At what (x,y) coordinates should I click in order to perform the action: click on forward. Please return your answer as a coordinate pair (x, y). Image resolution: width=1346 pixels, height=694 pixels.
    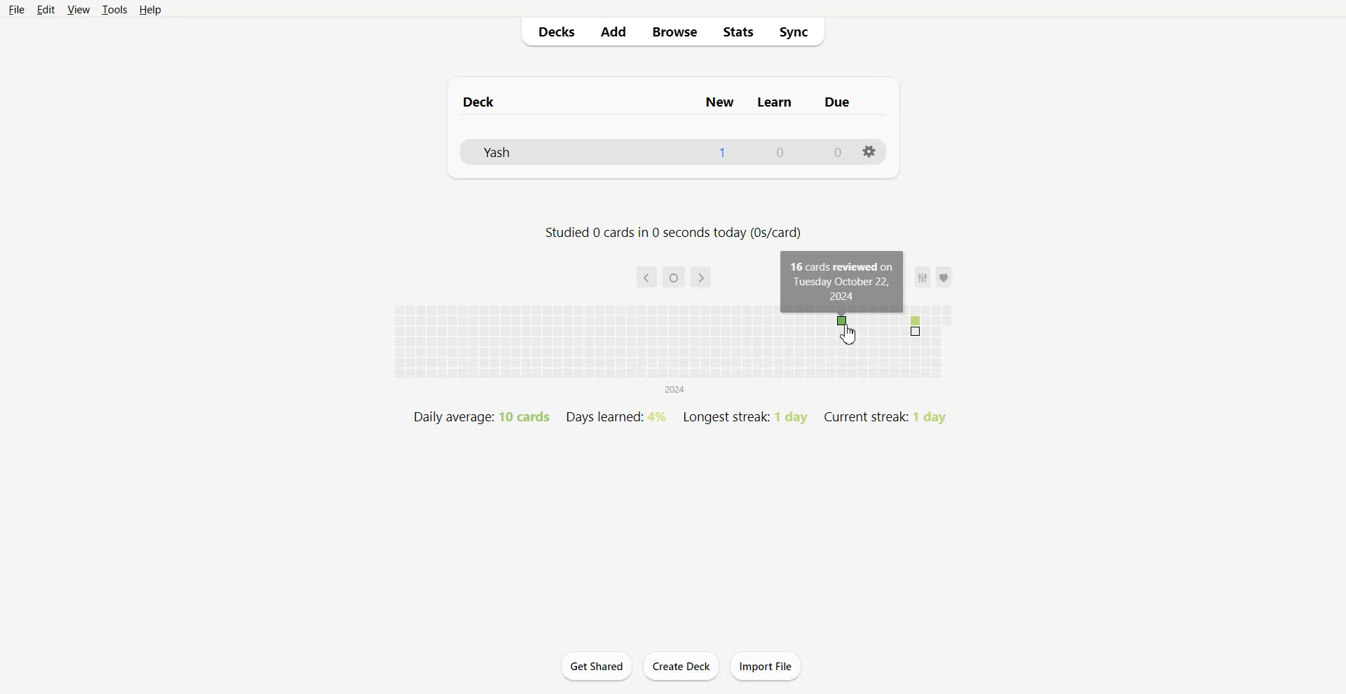
    Looking at the image, I should click on (701, 277).